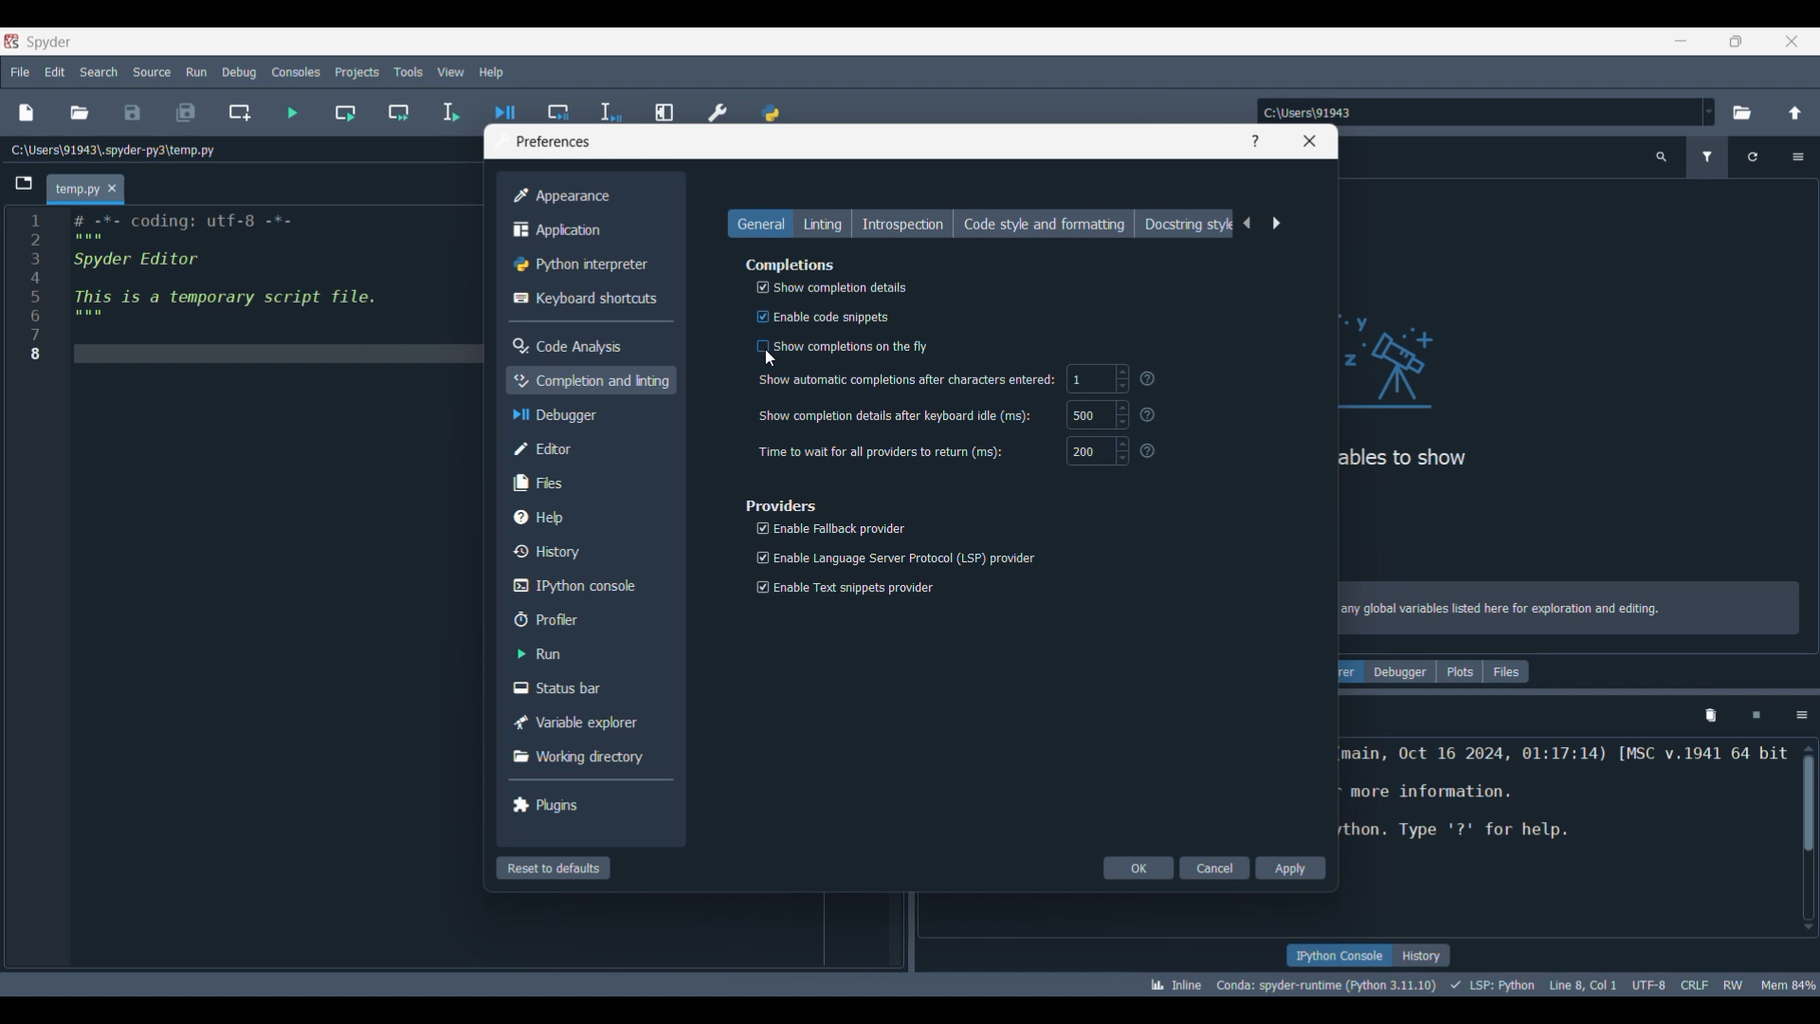 This screenshot has width=1820, height=1024. What do you see at coordinates (846, 591) in the screenshot?
I see `Enable Text snippets provider` at bounding box center [846, 591].